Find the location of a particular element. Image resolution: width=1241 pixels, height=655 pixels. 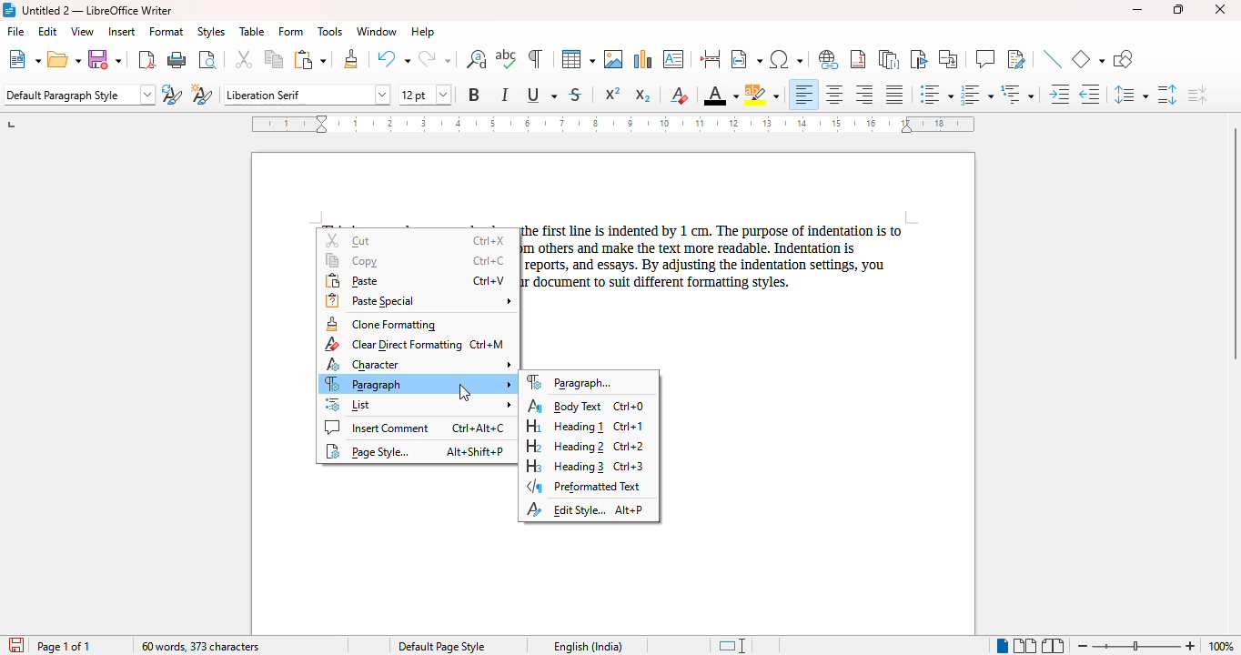

clear direct formatting is located at coordinates (679, 95).